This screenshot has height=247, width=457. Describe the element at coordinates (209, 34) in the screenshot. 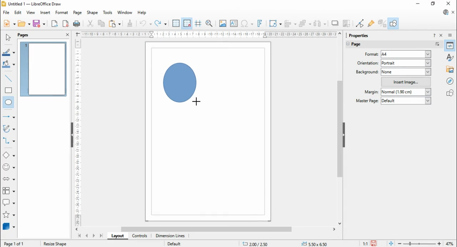

I see `Scale` at that location.